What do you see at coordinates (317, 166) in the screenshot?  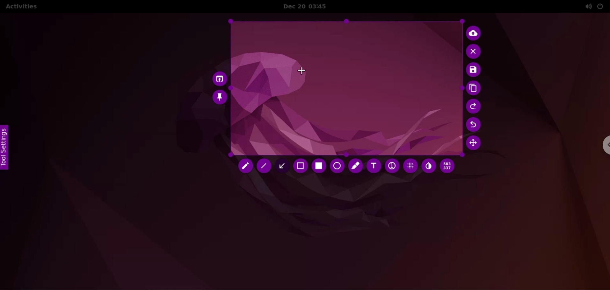 I see `rectangle tool` at bounding box center [317, 166].